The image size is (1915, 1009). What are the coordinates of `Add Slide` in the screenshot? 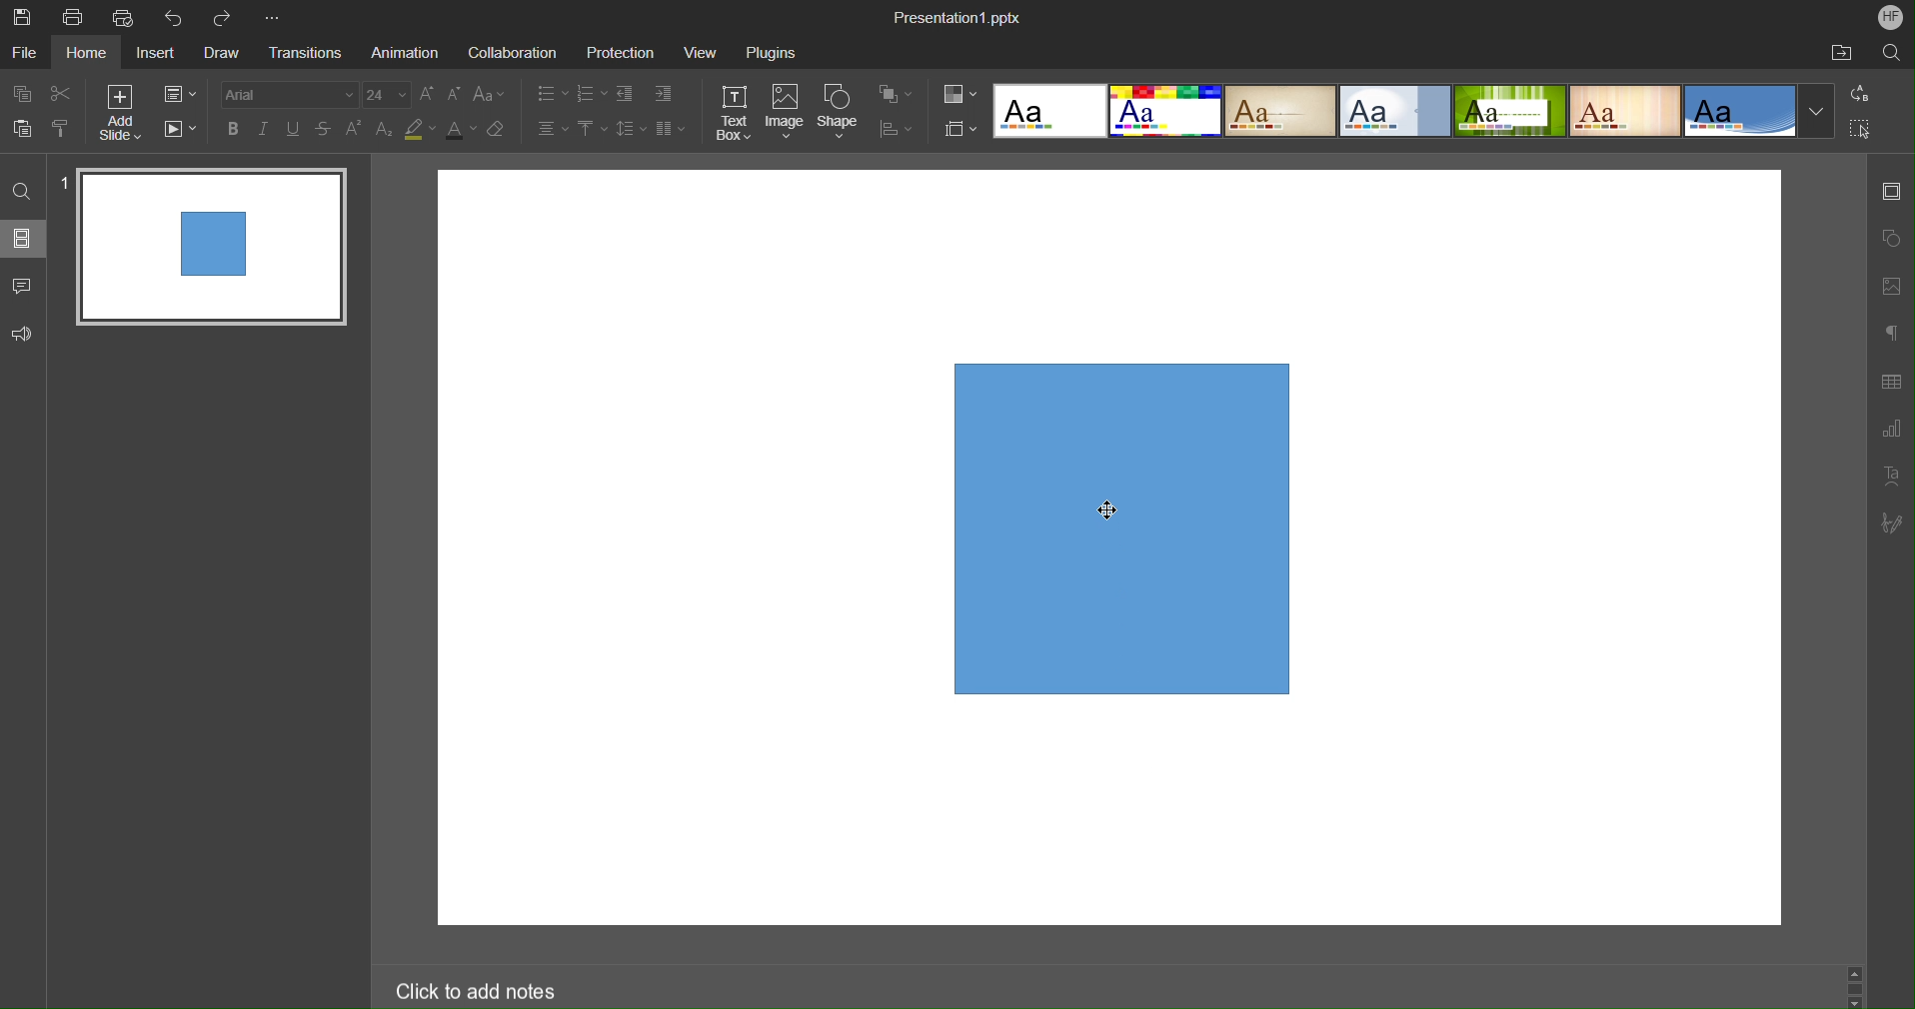 It's located at (118, 113).